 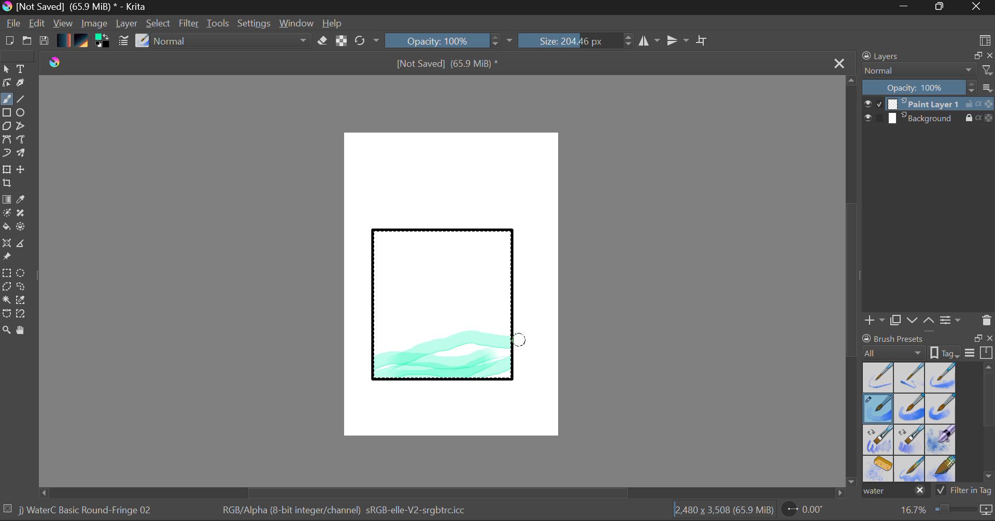 What do you see at coordinates (911, 469) in the screenshot?
I see `Water C - Spread` at bounding box center [911, 469].